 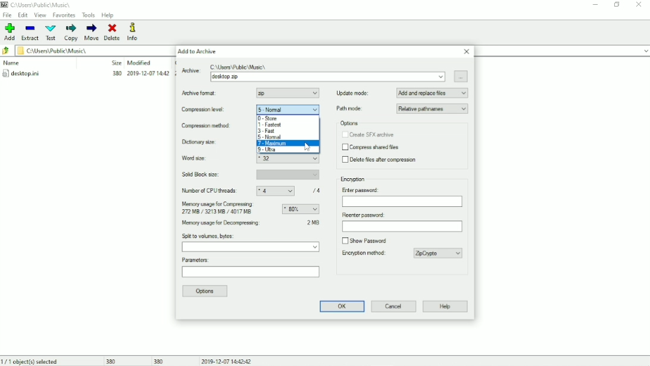 I want to click on Close, so click(x=639, y=4).